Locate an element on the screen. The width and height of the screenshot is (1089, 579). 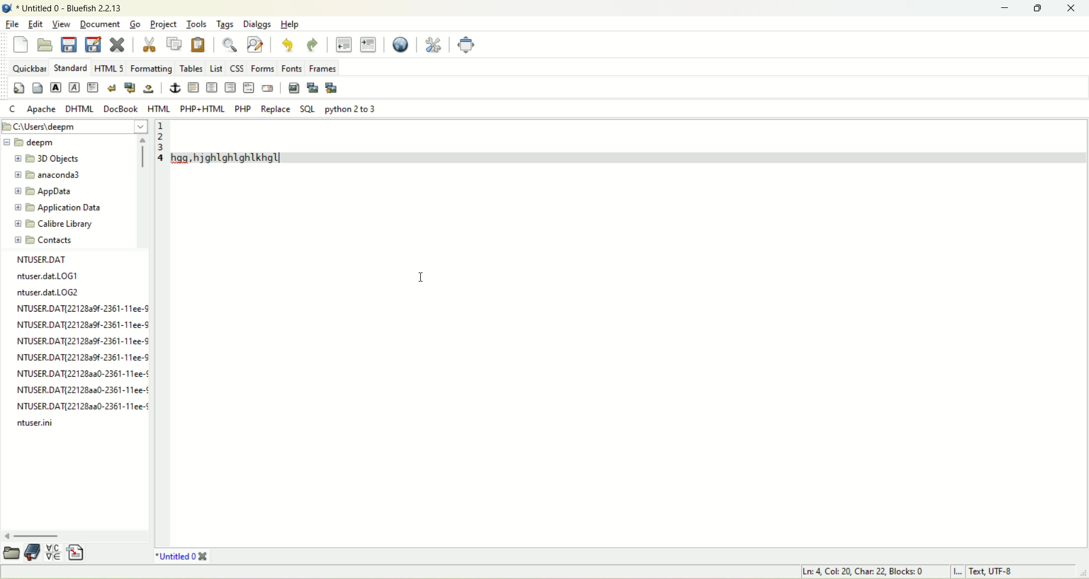
Replace is located at coordinates (275, 109).